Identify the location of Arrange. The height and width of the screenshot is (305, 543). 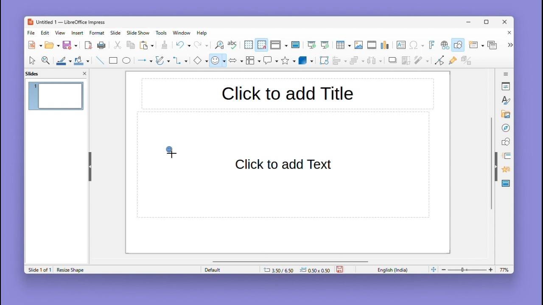
(356, 61).